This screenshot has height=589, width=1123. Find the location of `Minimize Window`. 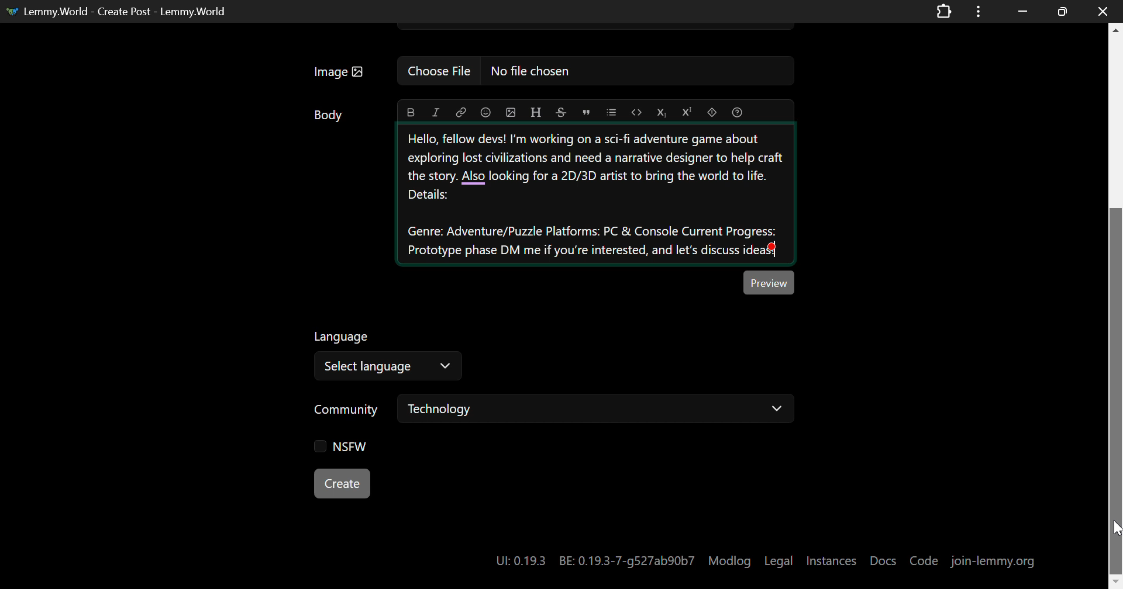

Minimize Window is located at coordinates (1060, 11).